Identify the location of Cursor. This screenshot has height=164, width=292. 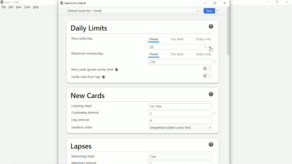
(211, 50).